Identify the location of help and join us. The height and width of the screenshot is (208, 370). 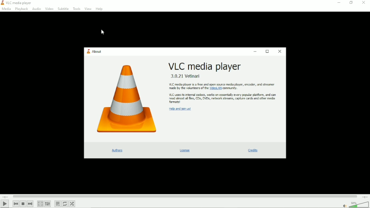
(180, 109).